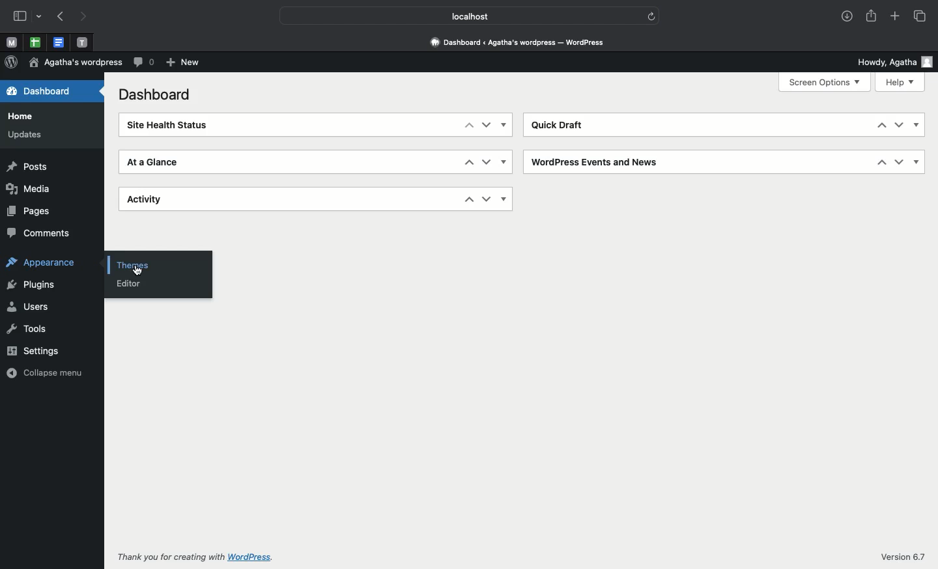 This screenshot has height=569, width=938. Describe the element at coordinates (881, 125) in the screenshot. I see `Up` at that location.